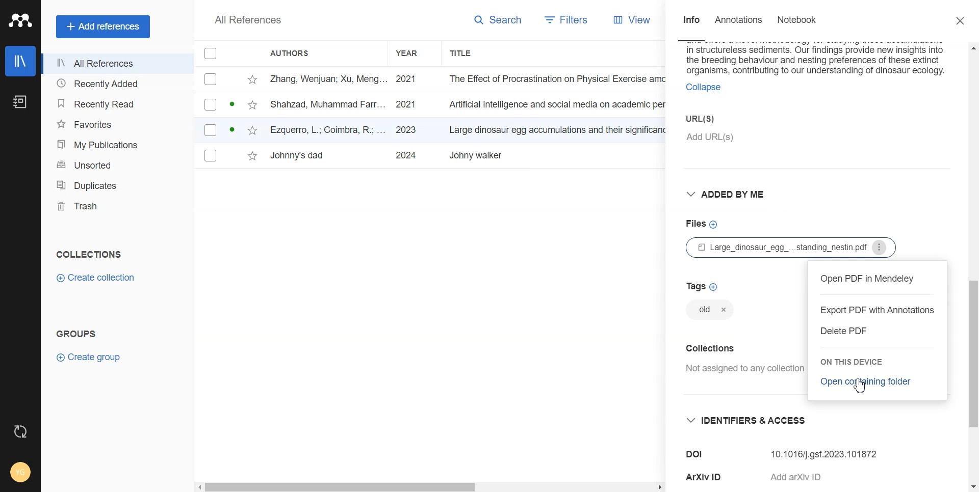 This screenshot has height=492, width=979. I want to click on Scroll Left, so click(198, 487).